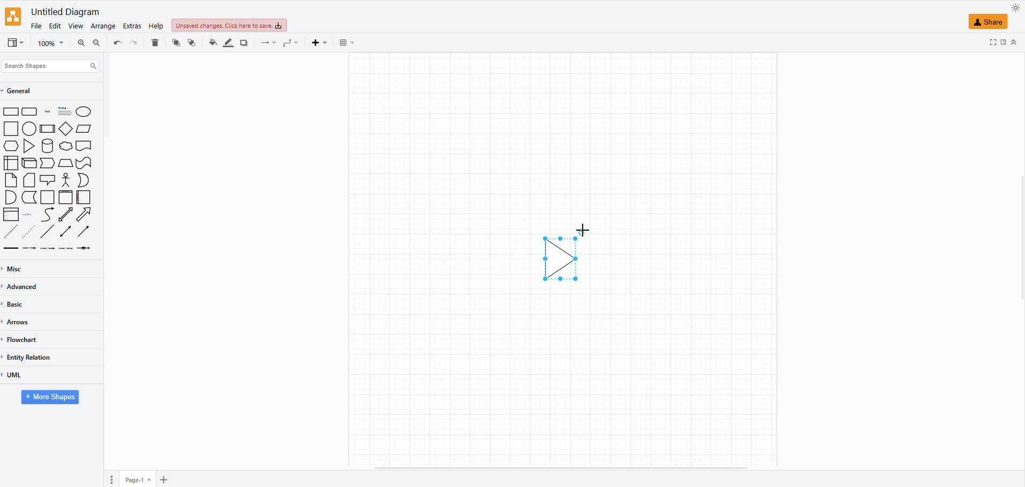 This screenshot has height=487, width=1025. What do you see at coordinates (80, 41) in the screenshot?
I see `zoom out` at bounding box center [80, 41].